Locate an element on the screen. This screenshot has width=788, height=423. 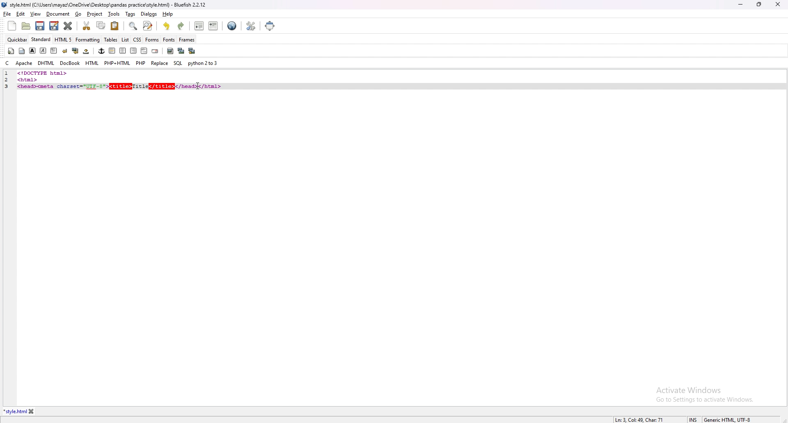
formatting is located at coordinates (88, 39).